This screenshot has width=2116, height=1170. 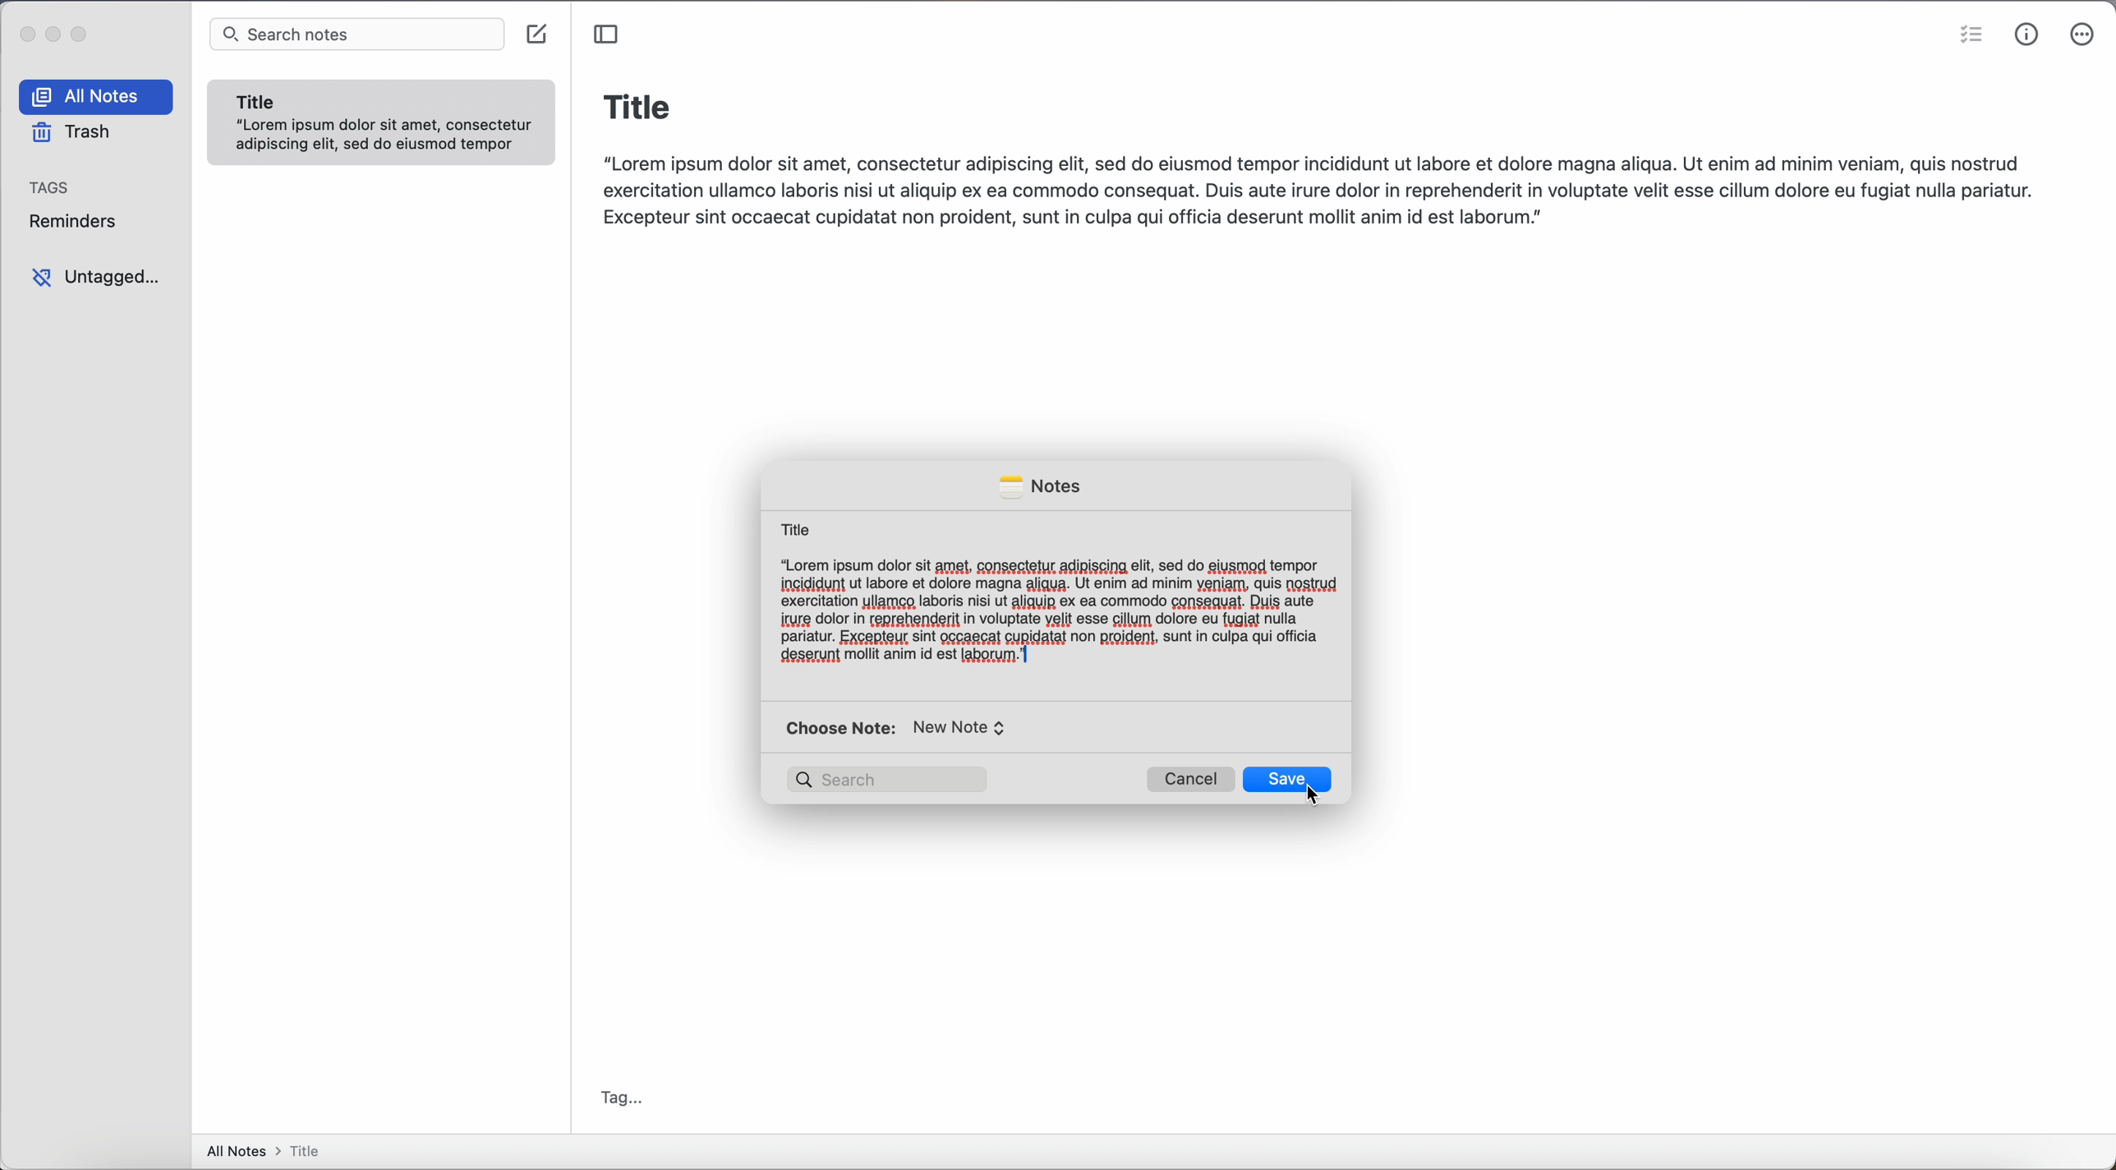 What do you see at coordinates (1058, 612) in the screenshot?
I see `body text` at bounding box center [1058, 612].